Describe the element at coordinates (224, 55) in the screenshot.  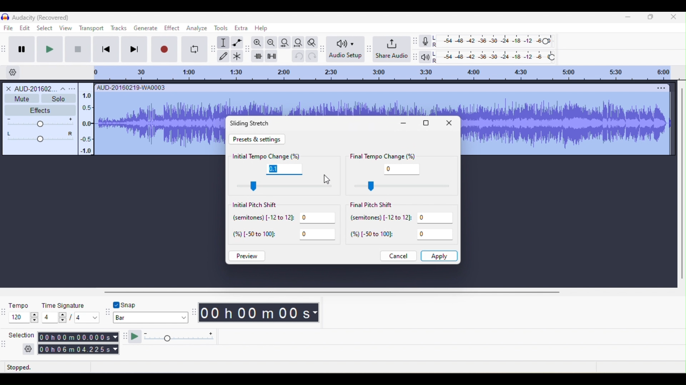
I see `draw tool` at that location.